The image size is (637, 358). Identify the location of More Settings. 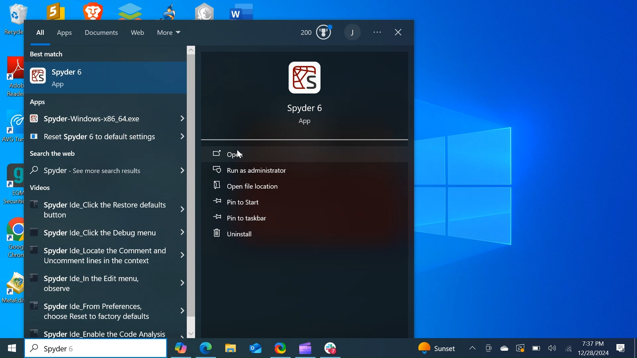
(379, 33).